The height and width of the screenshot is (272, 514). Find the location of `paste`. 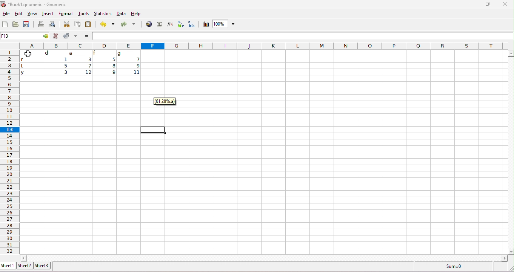

paste is located at coordinates (88, 24).